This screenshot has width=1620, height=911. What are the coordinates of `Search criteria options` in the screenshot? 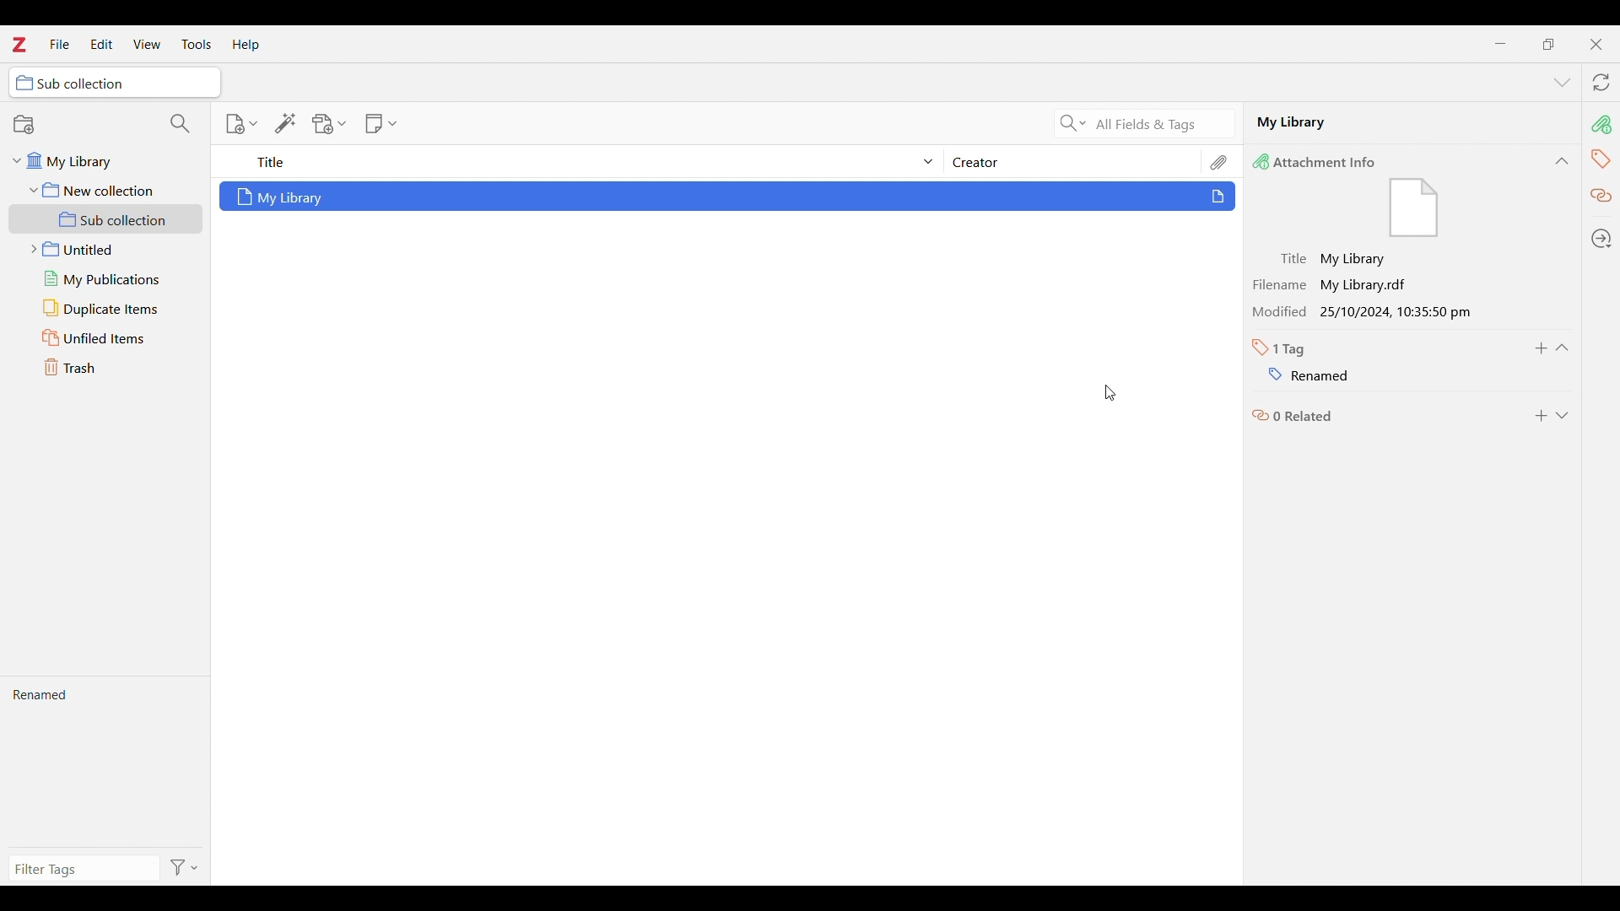 It's located at (1073, 122).